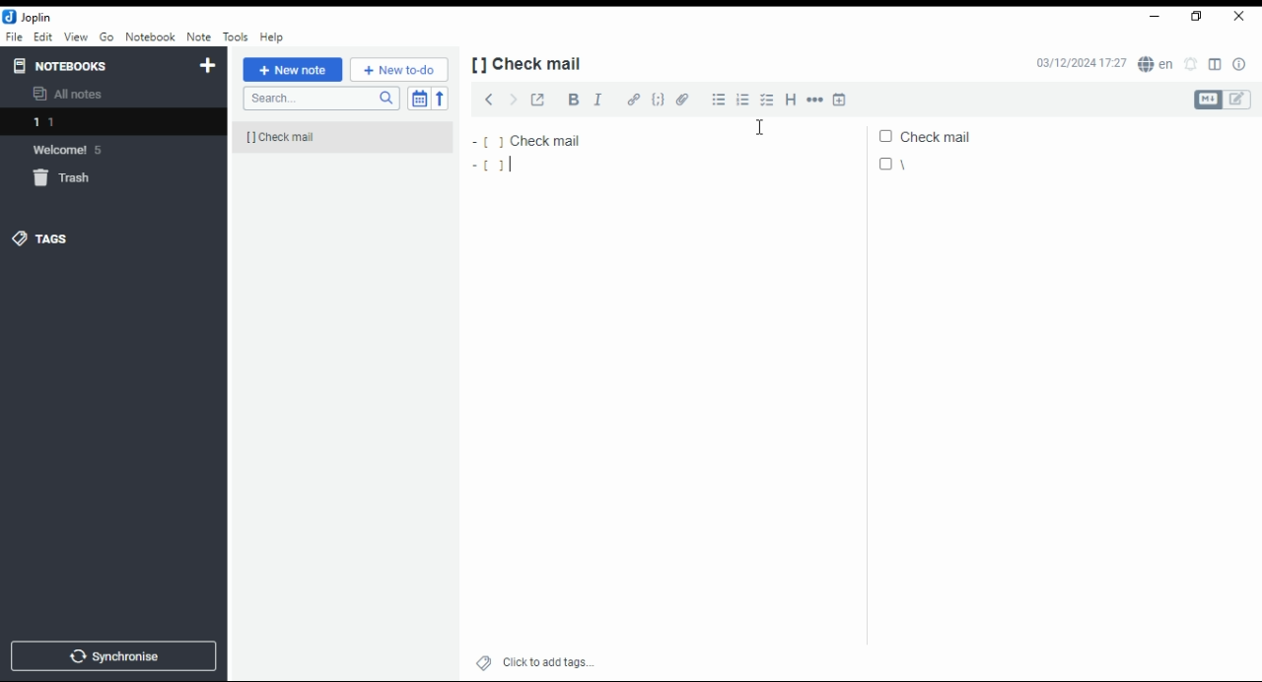  Describe the element at coordinates (717, 100) in the screenshot. I see `bulleted list` at that location.